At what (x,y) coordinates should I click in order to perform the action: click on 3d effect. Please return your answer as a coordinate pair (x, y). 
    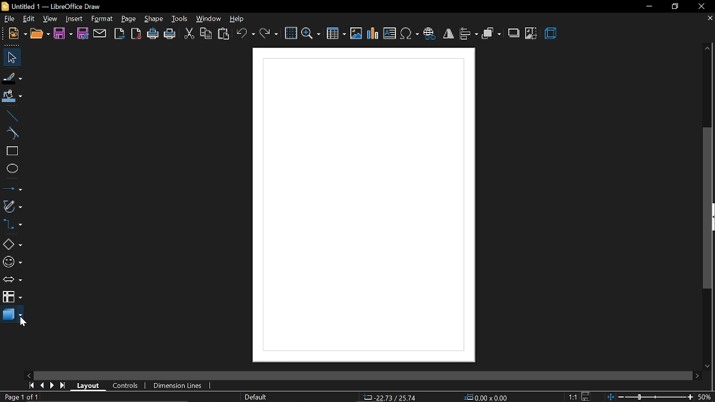
    Looking at the image, I should click on (551, 33).